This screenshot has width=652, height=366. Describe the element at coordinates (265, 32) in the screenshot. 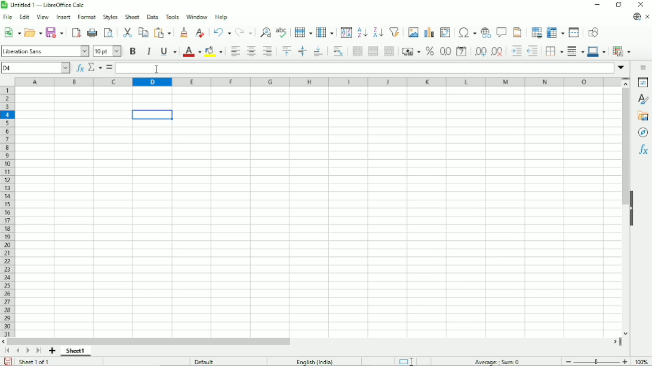

I see `Find and replace` at that location.